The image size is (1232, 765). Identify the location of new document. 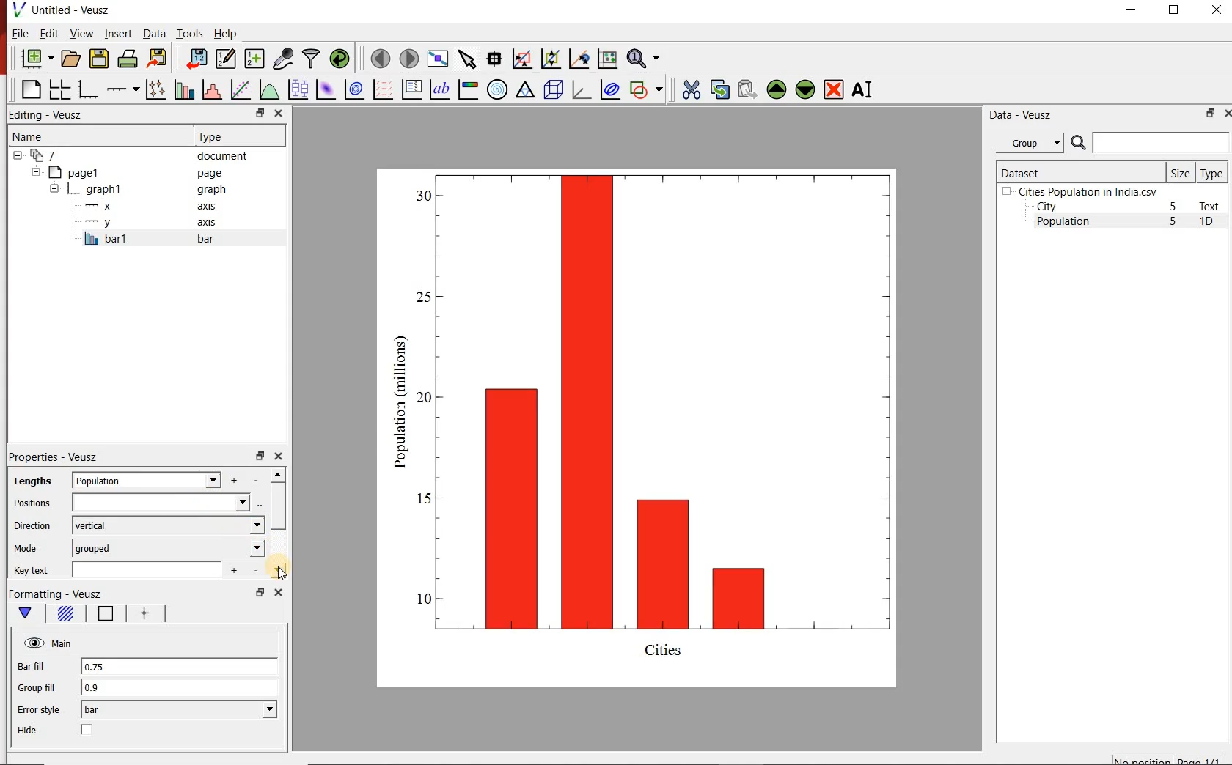
(34, 59).